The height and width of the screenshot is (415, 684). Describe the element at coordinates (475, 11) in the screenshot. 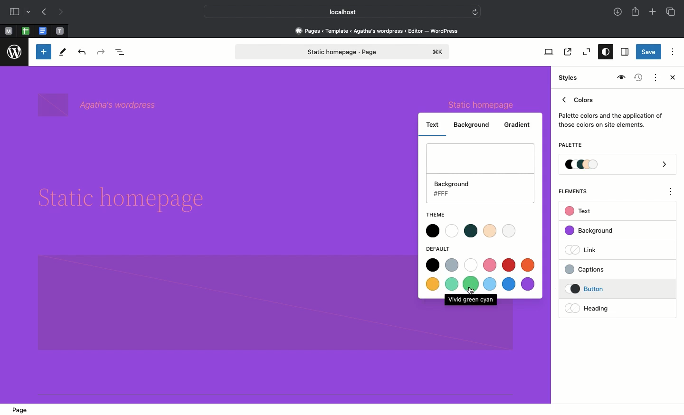

I see `refresh` at that location.